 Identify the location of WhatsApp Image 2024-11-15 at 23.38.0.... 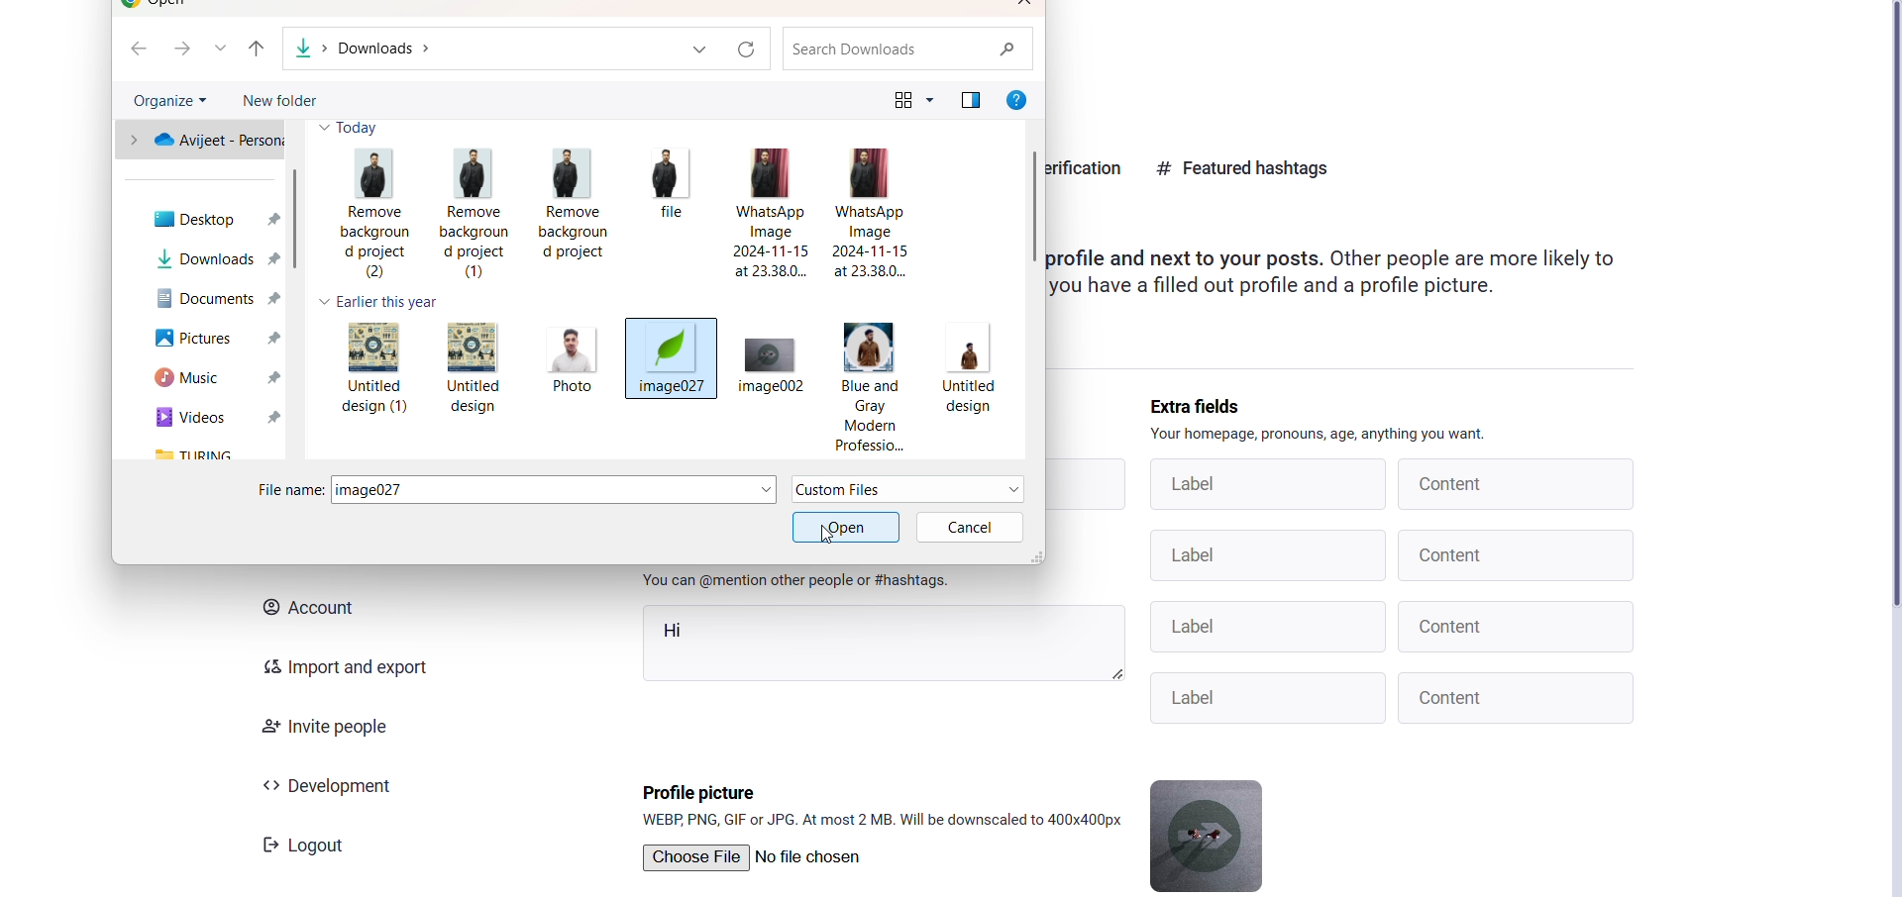
(766, 209).